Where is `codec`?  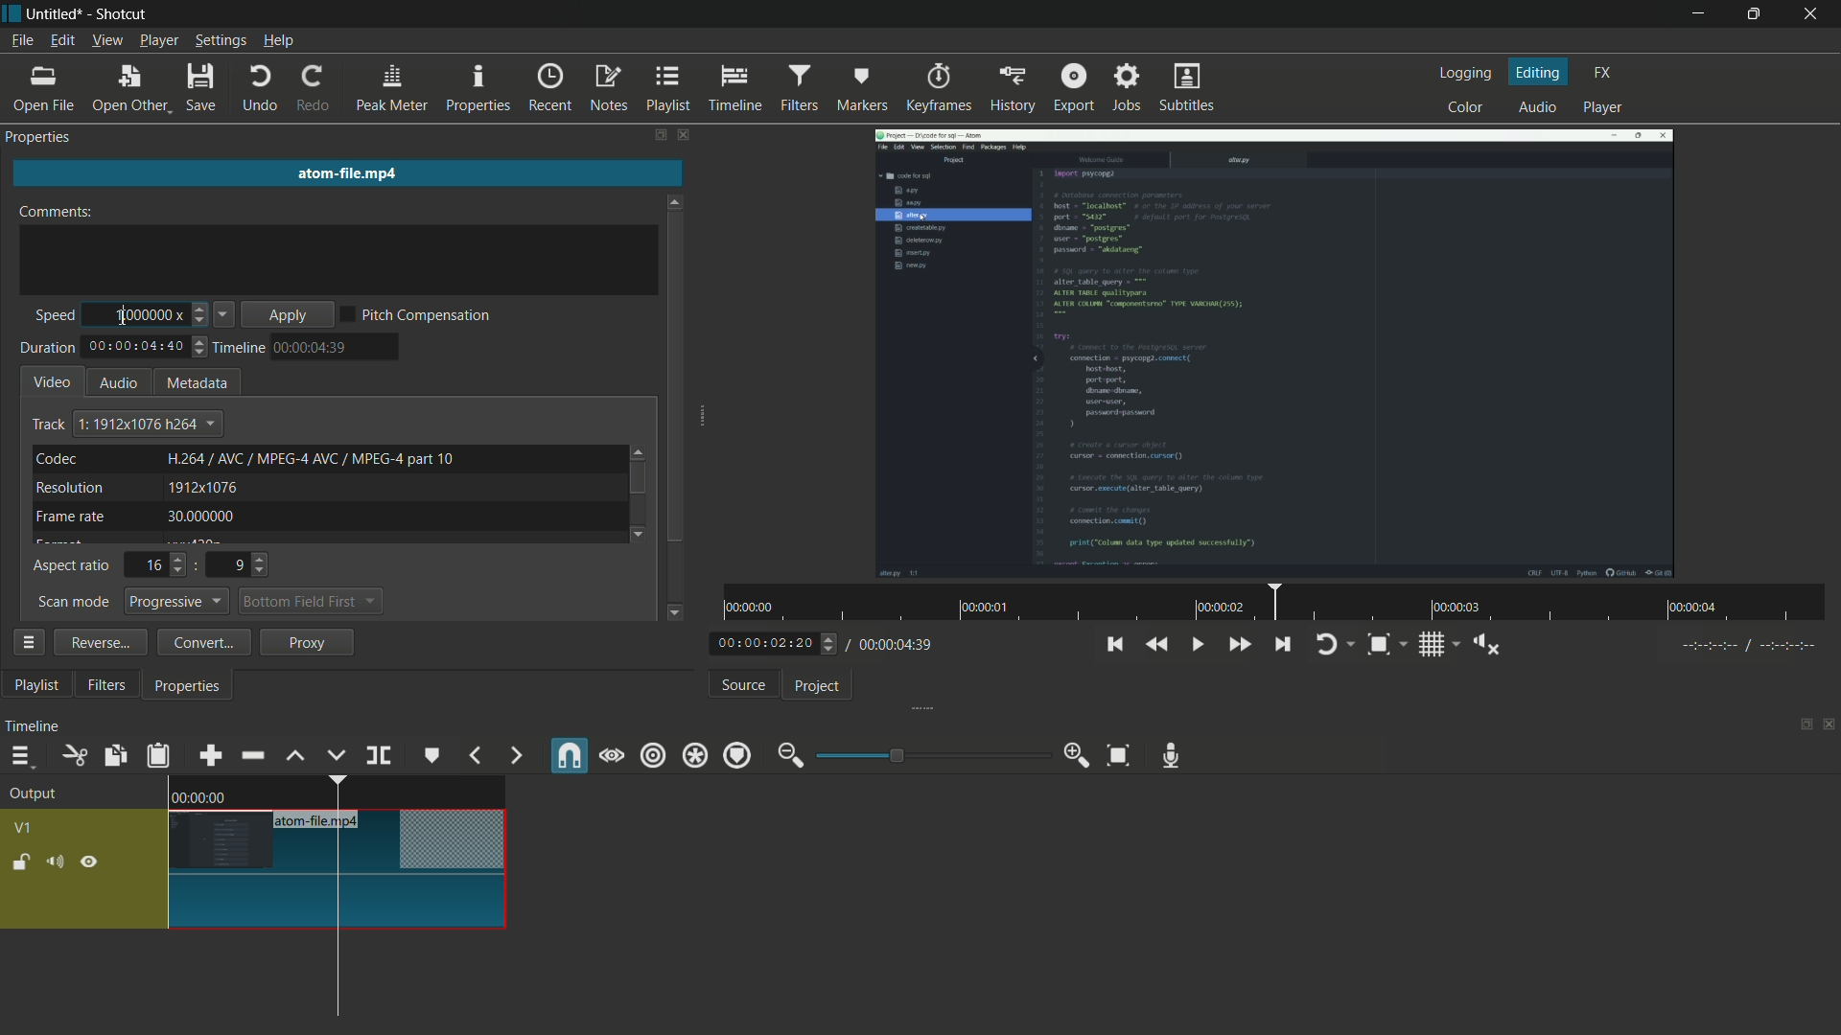 codec is located at coordinates (58, 458).